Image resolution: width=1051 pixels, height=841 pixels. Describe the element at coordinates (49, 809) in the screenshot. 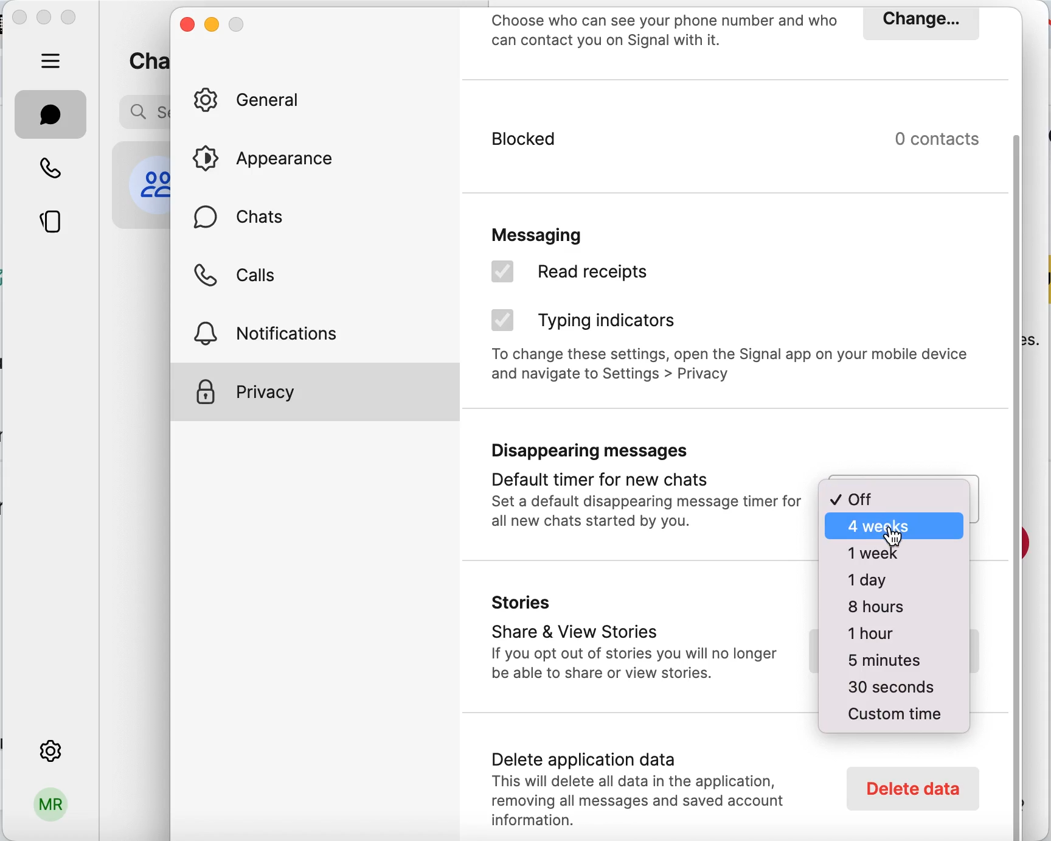

I see `user` at that location.